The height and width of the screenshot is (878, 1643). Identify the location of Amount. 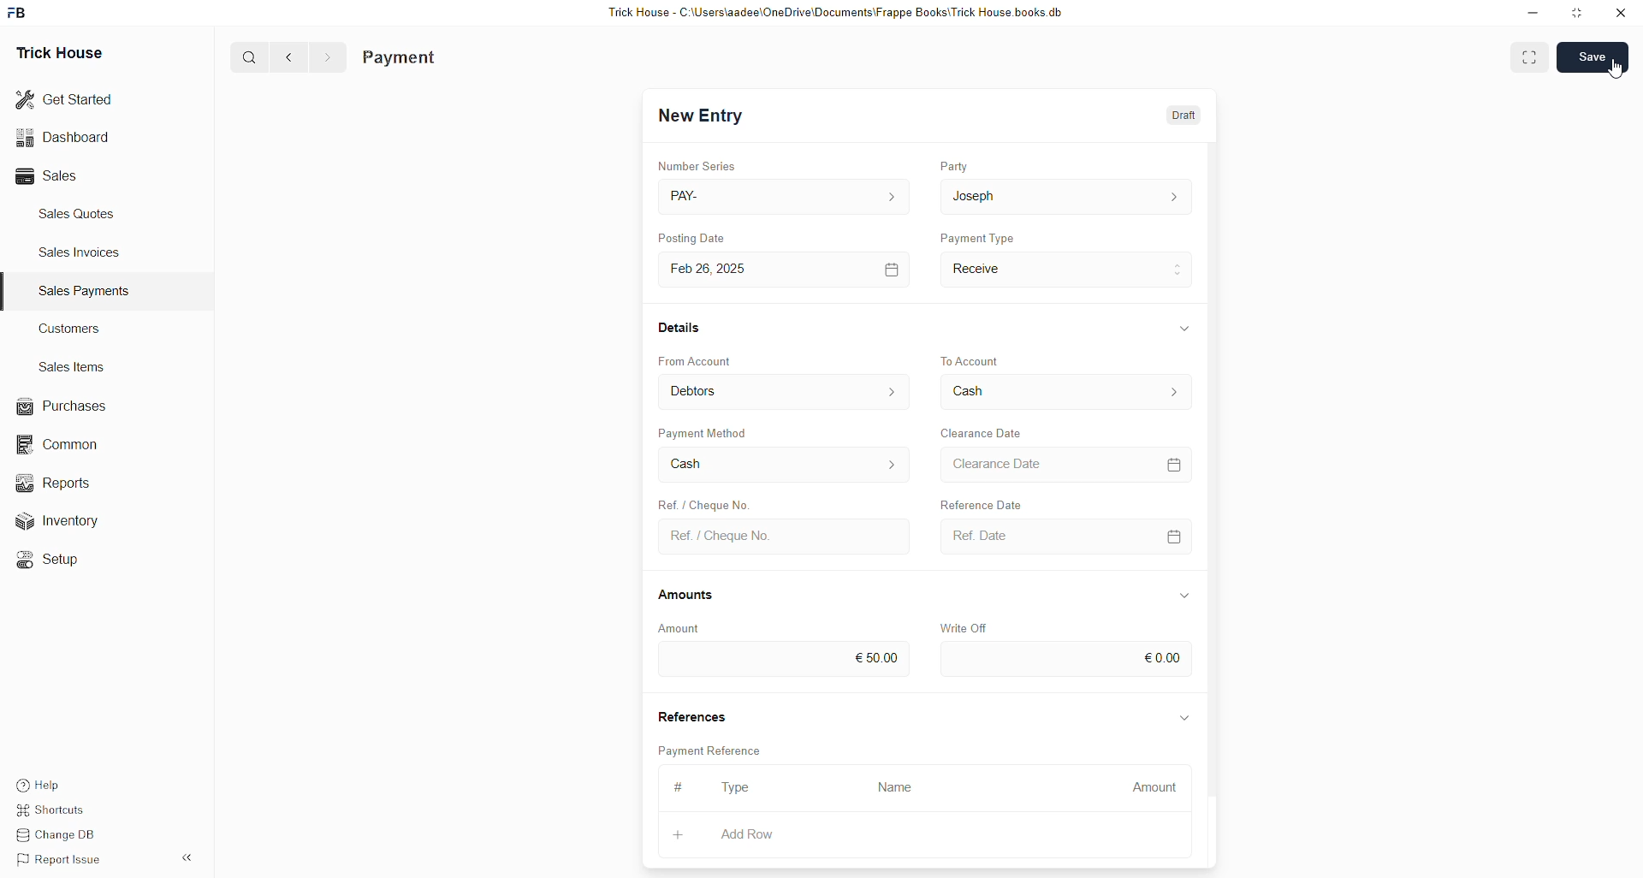
(680, 629).